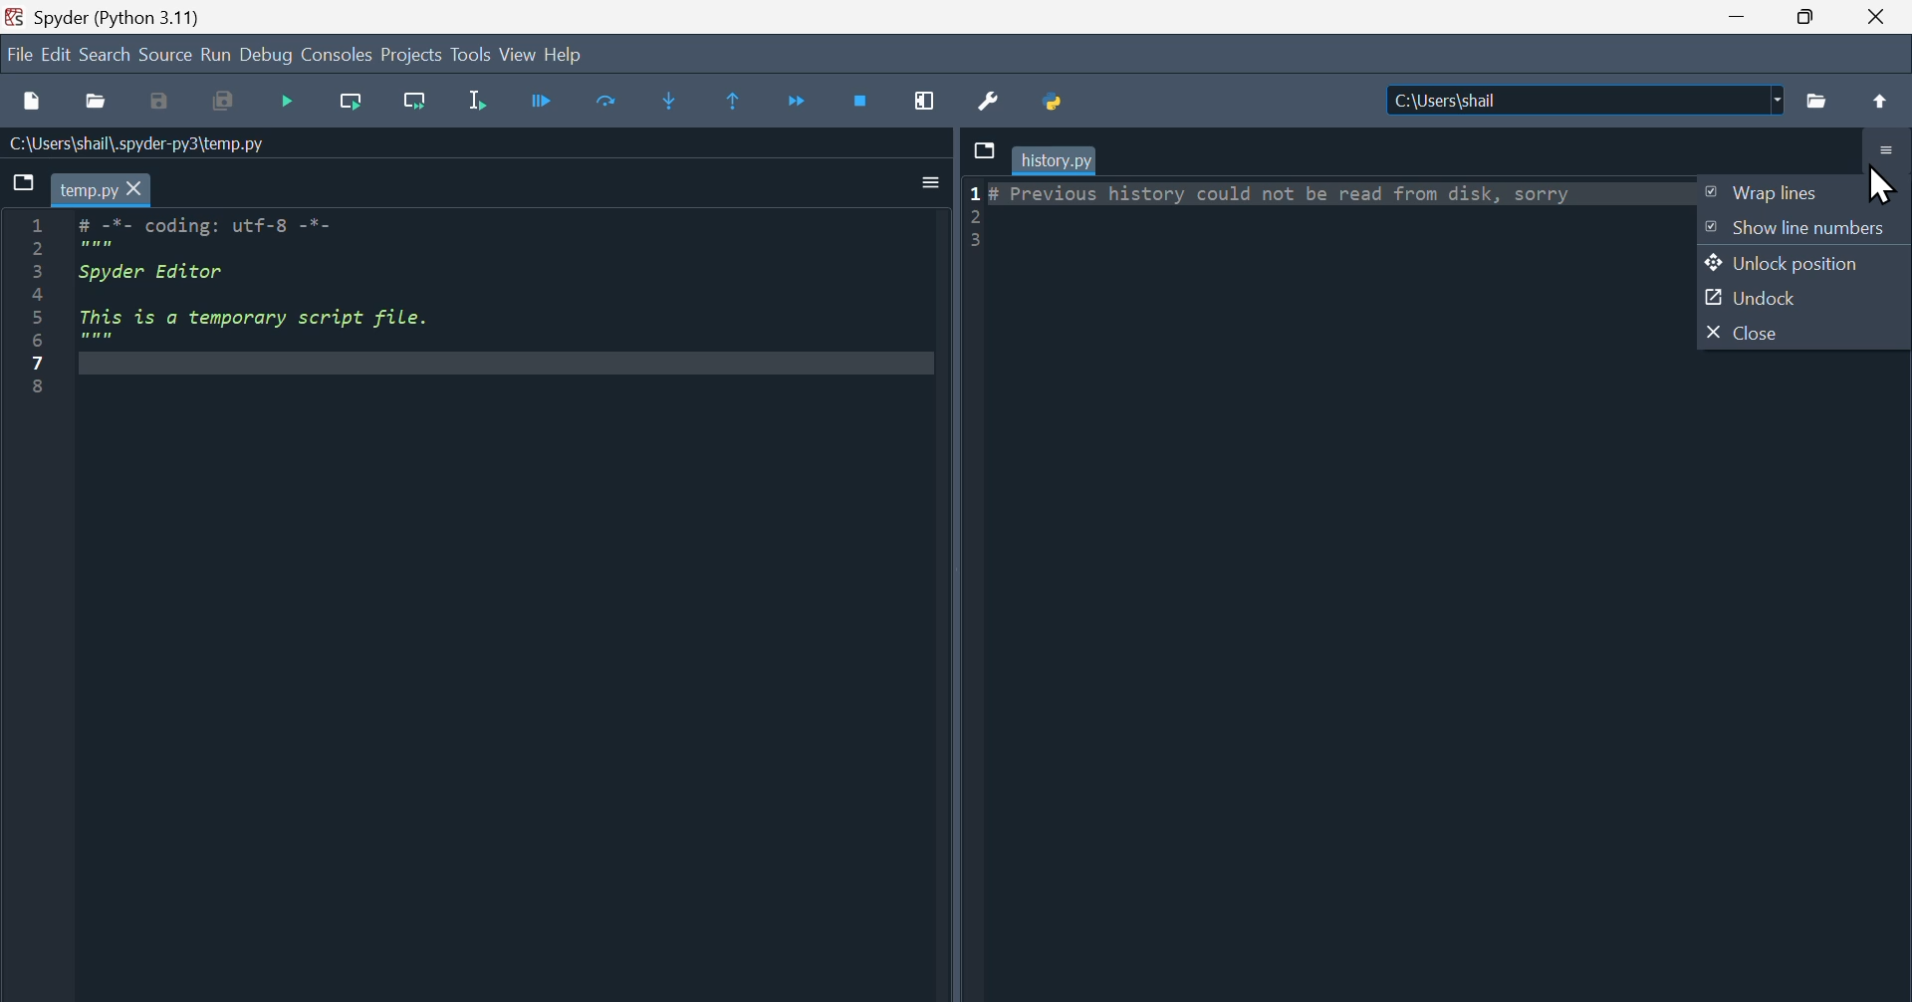  Describe the element at coordinates (1584, 101) in the screenshot. I see `|C:\Users\shail` at that location.